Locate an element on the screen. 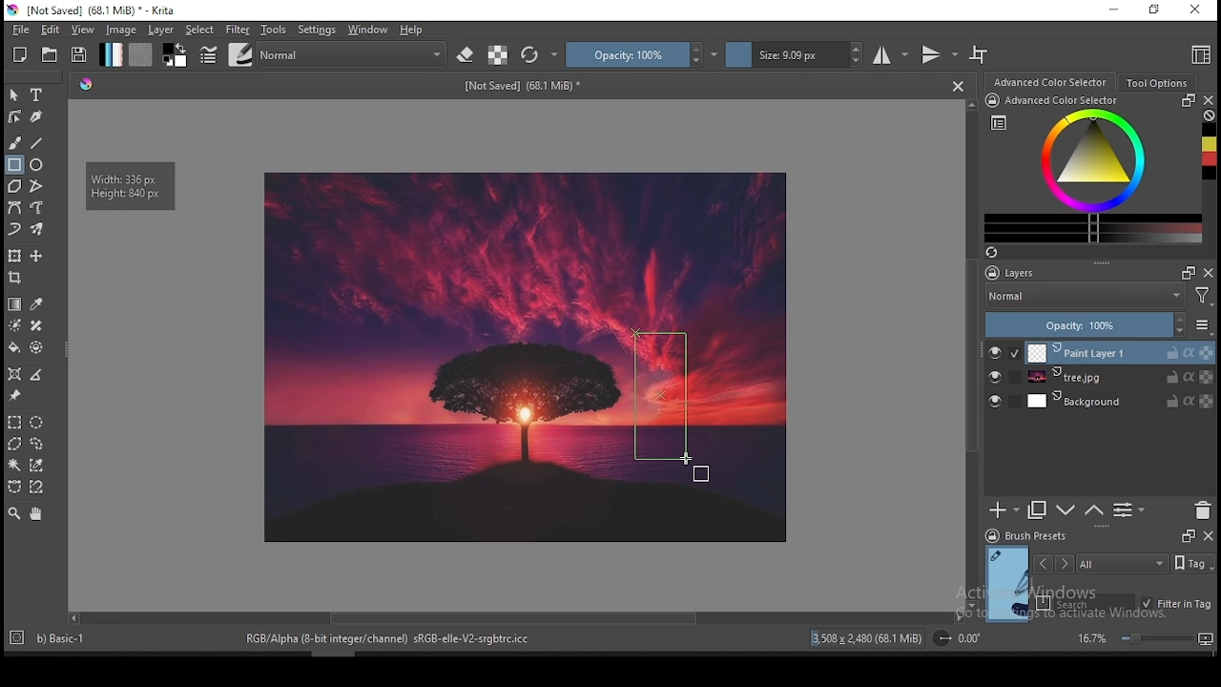  ellipse tool is located at coordinates (37, 165).